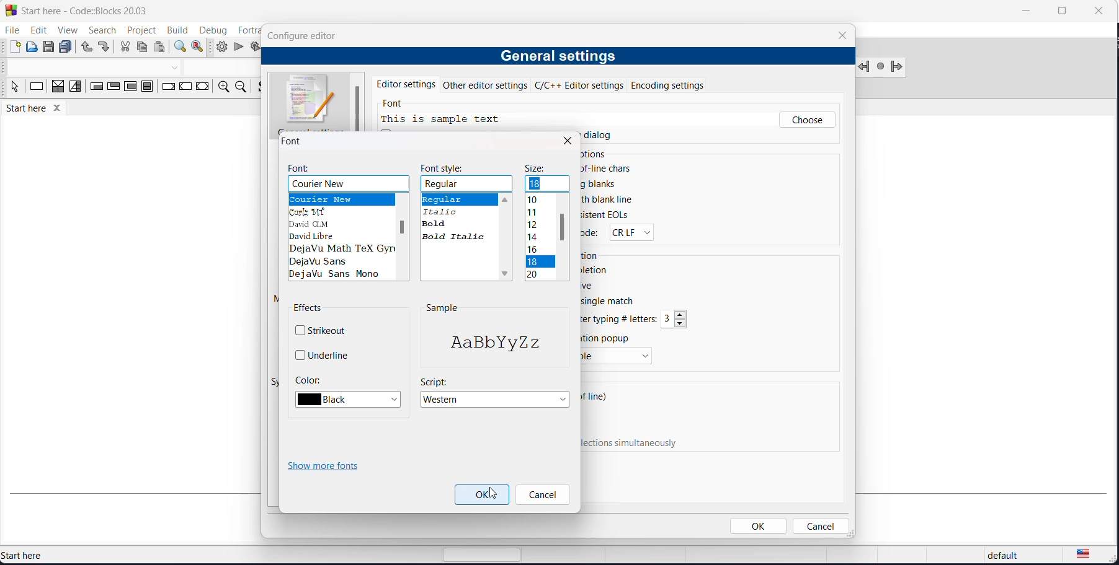 This screenshot has height=565, width=1119. Describe the element at coordinates (606, 134) in the screenshot. I see `dialog` at that location.